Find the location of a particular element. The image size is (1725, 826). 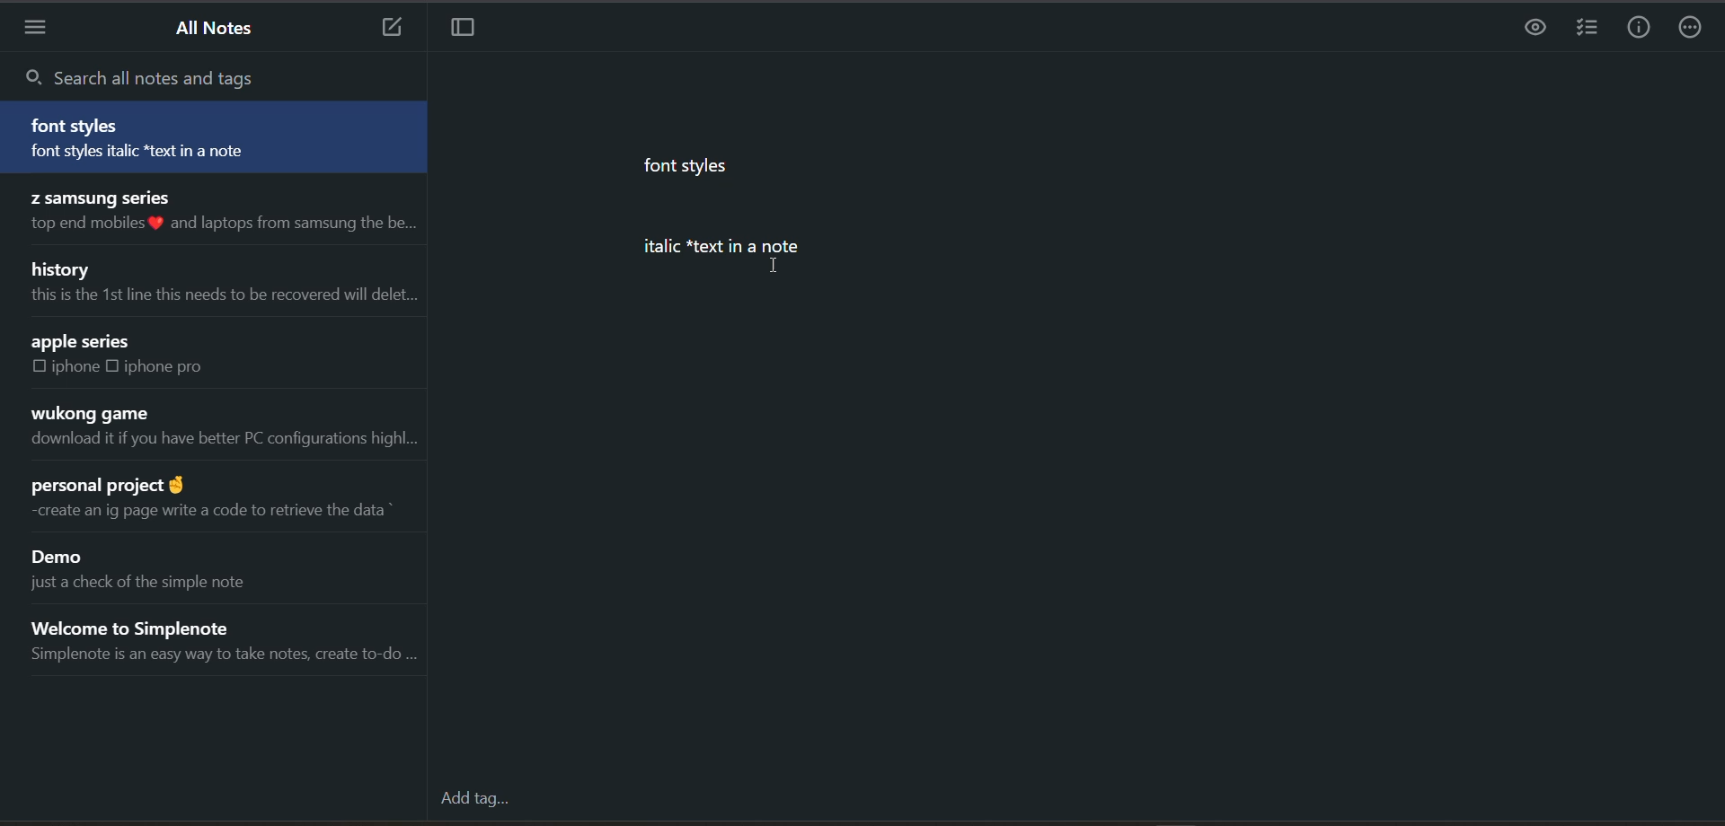

add new note is located at coordinates (389, 29).